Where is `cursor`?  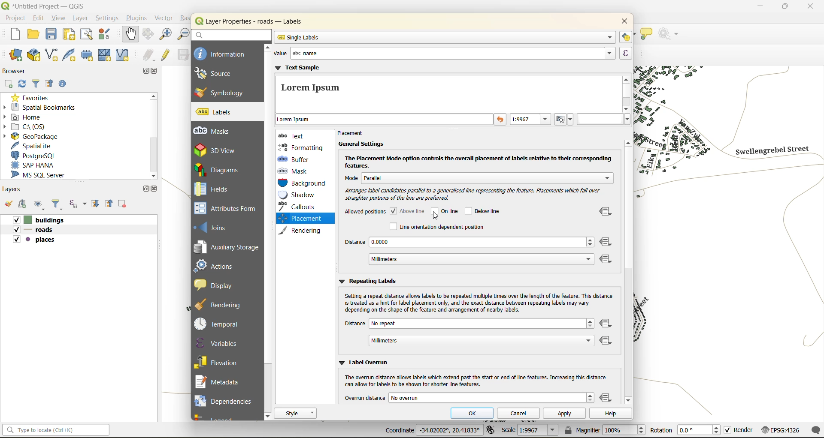 cursor is located at coordinates (434, 217).